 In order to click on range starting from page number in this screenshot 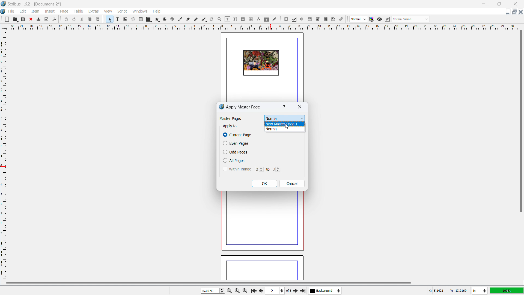, I will do `click(258, 169)`.